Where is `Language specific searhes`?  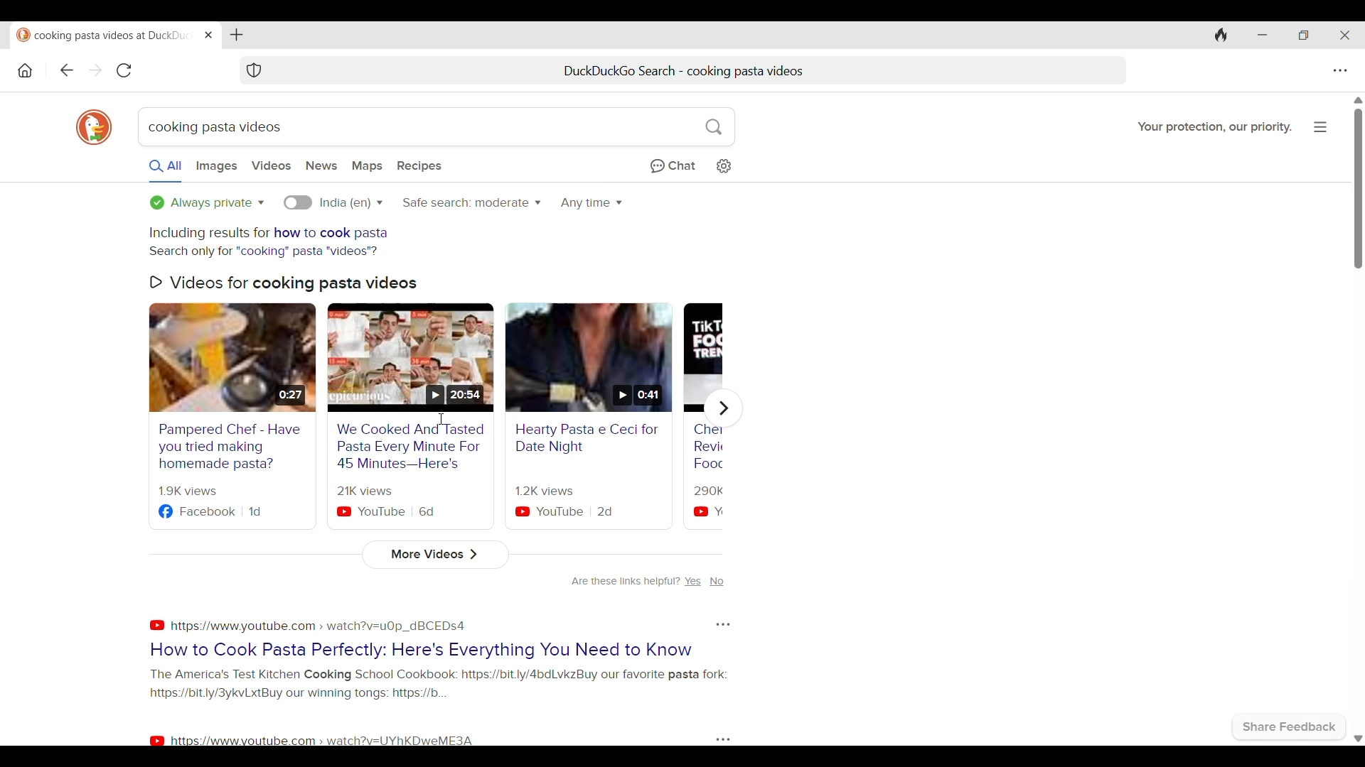
Language specific searhes is located at coordinates (298, 202).